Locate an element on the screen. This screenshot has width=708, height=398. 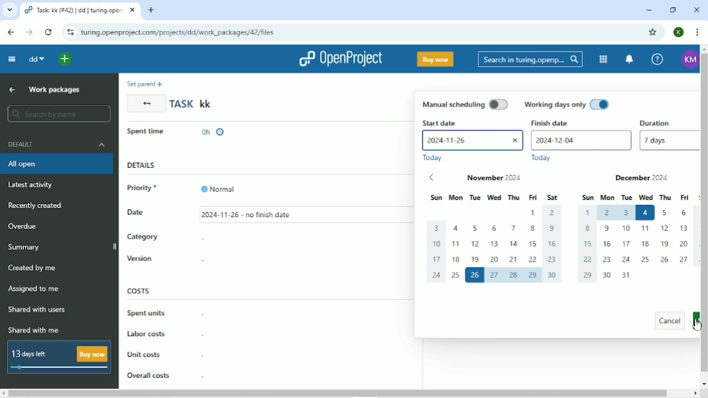
Back is located at coordinates (146, 103).